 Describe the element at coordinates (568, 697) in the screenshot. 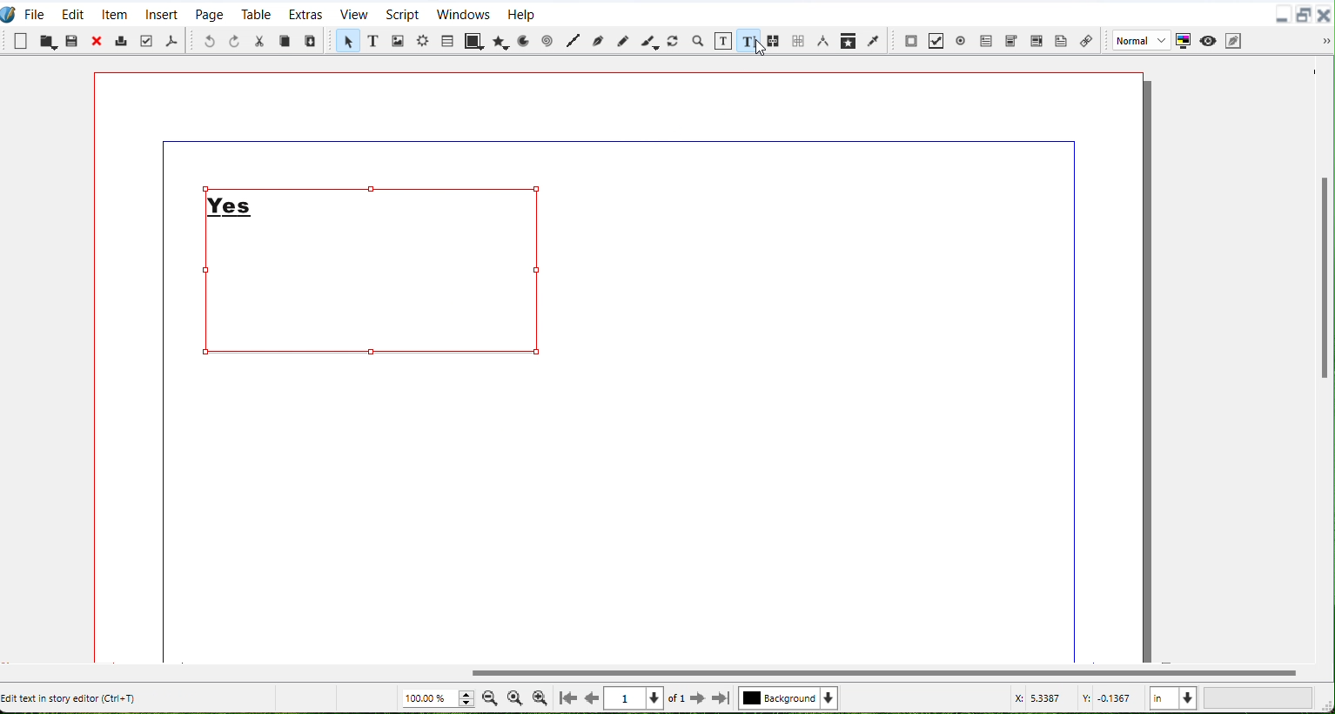

I see `Go to First Page` at that location.